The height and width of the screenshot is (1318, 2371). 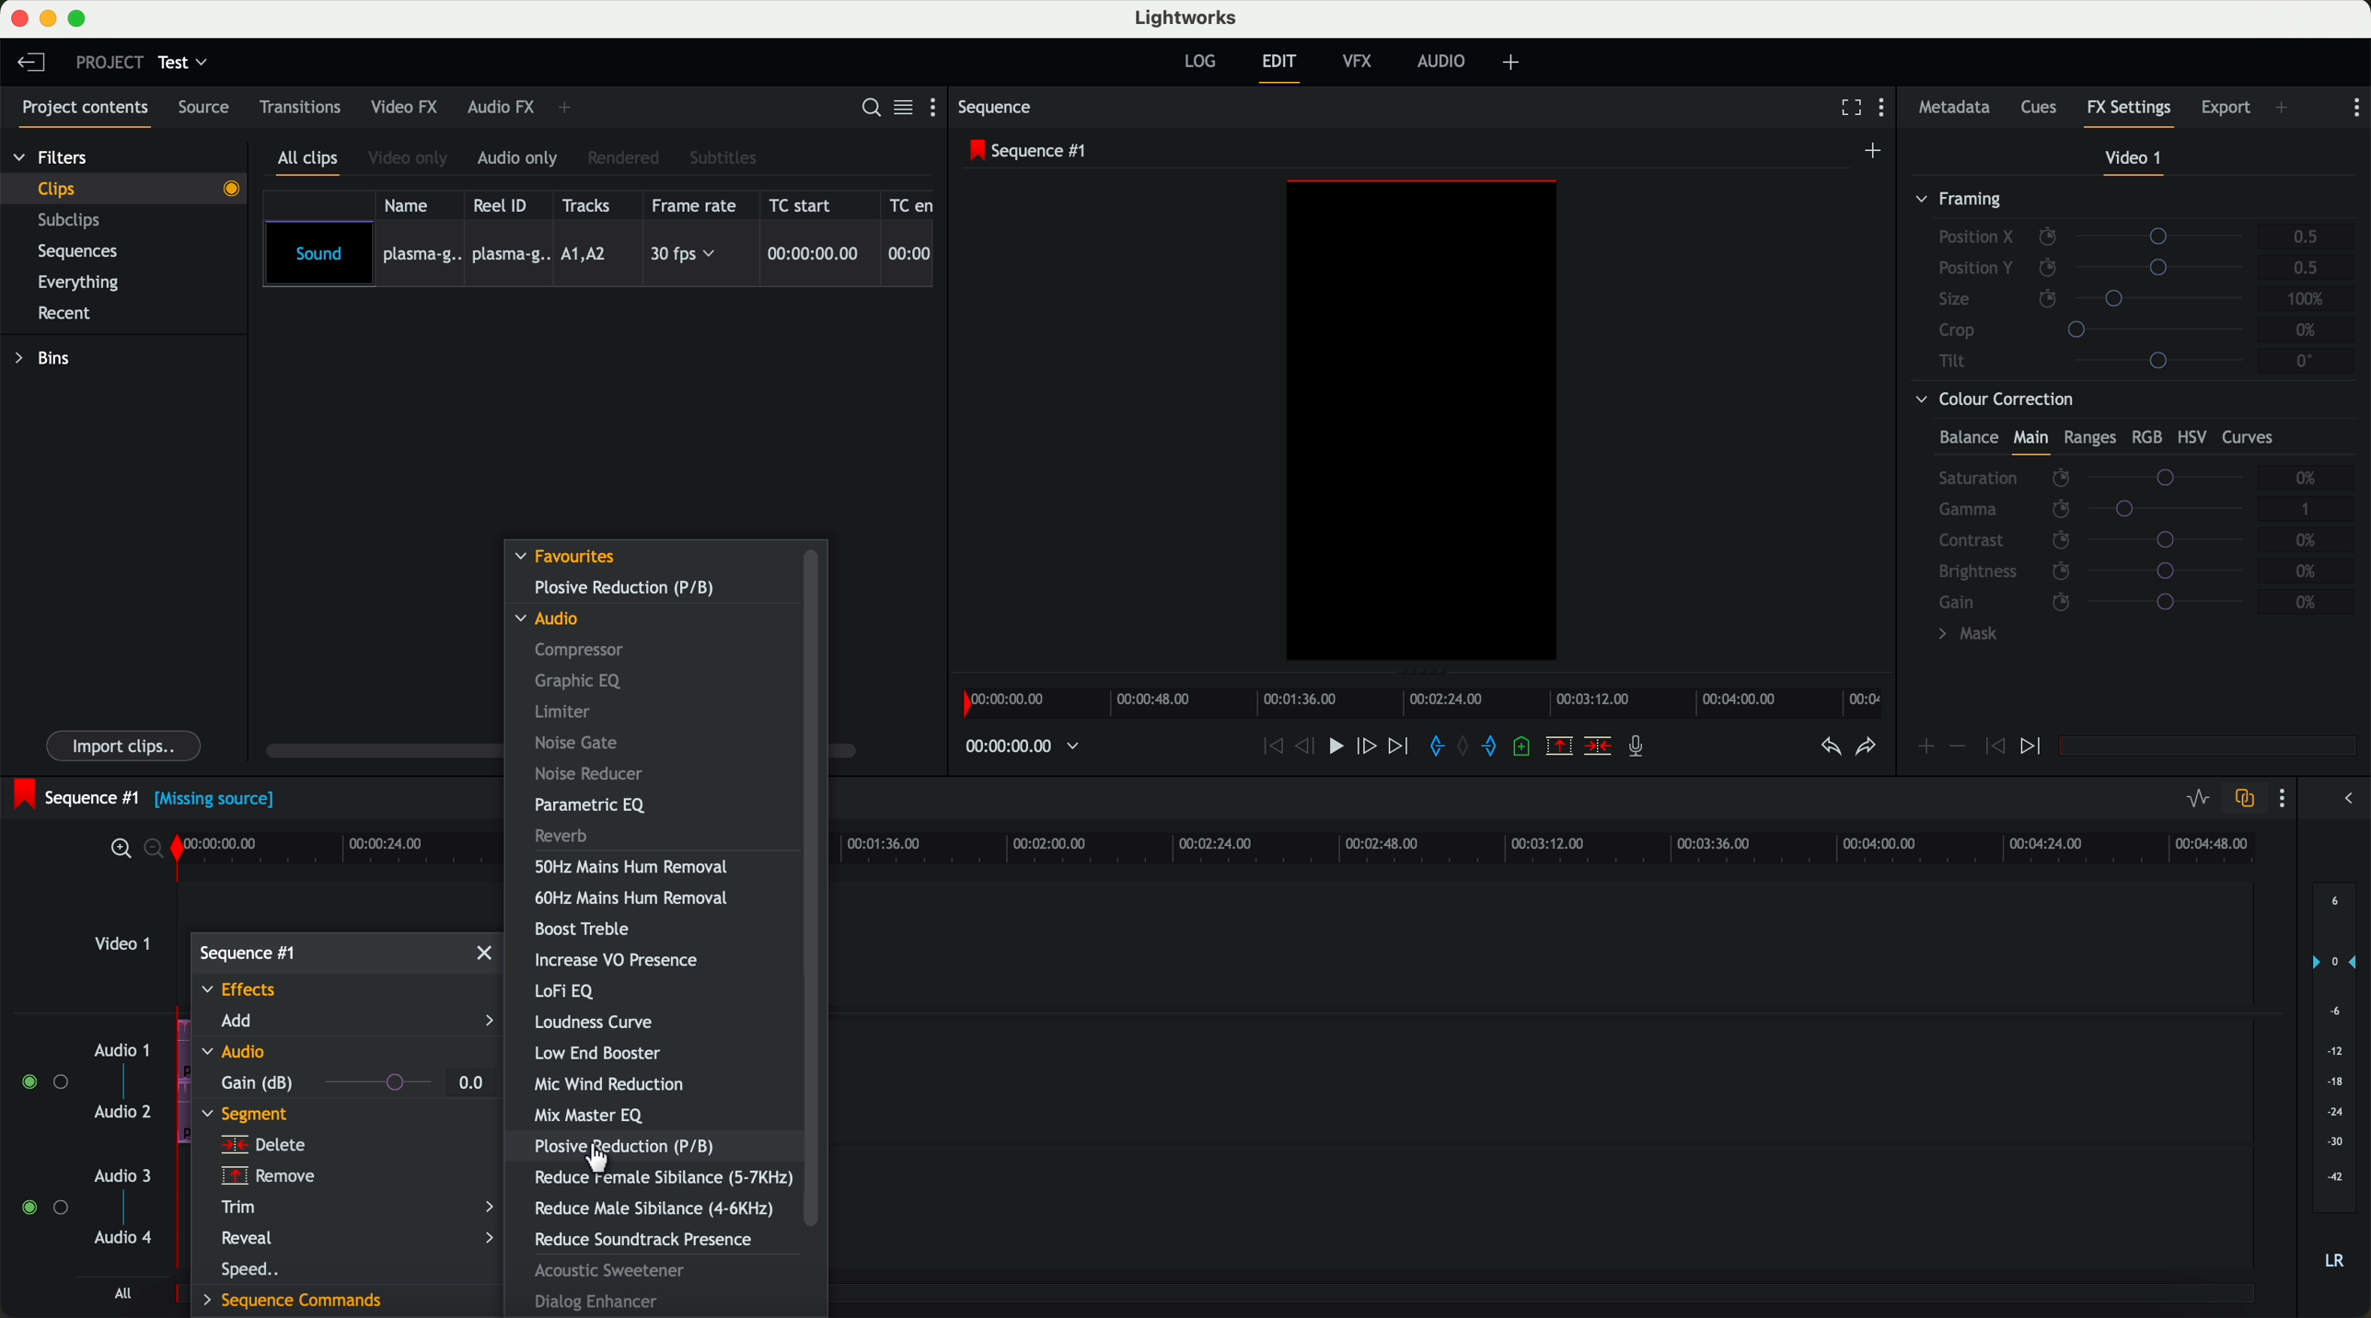 What do you see at coordinates (500, 108) in the screenshot?
I see `audio FX` at bounding box center [500, 108].